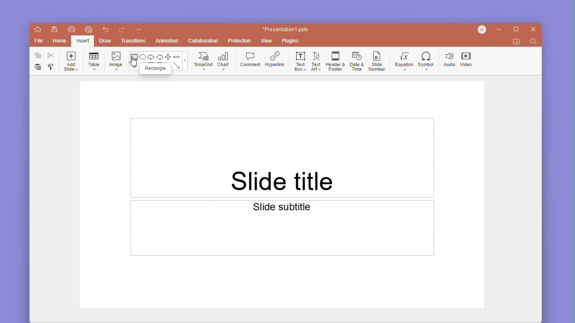 The width and height of the screenshot is (575, 323). I want to click on Selected insert, so click(83, 41).